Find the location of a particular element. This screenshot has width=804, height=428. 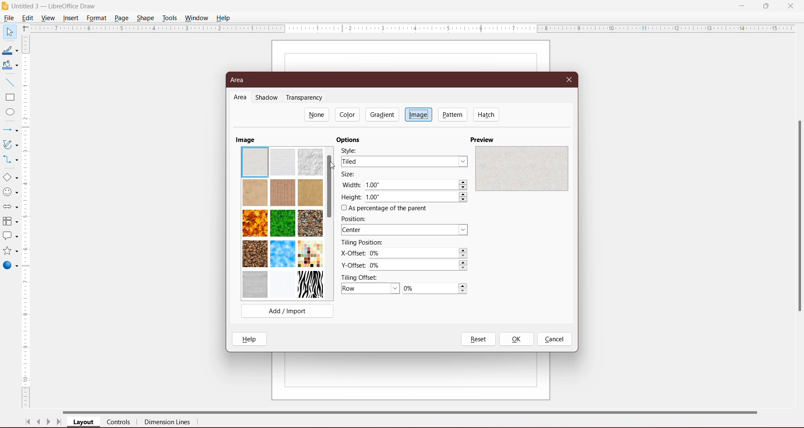

Basic Shapes is located at coordinates (10, 178).